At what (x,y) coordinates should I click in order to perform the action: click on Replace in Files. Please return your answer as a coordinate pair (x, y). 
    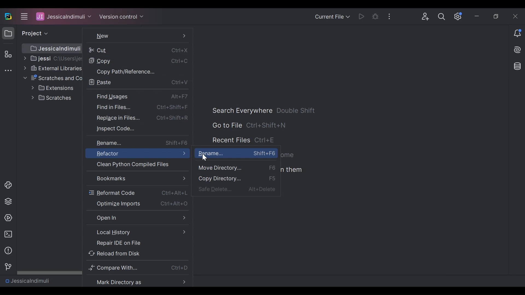
    Looking at the image, I should click on (137, 117).